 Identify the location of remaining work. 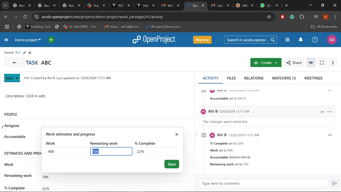
(106, 143).